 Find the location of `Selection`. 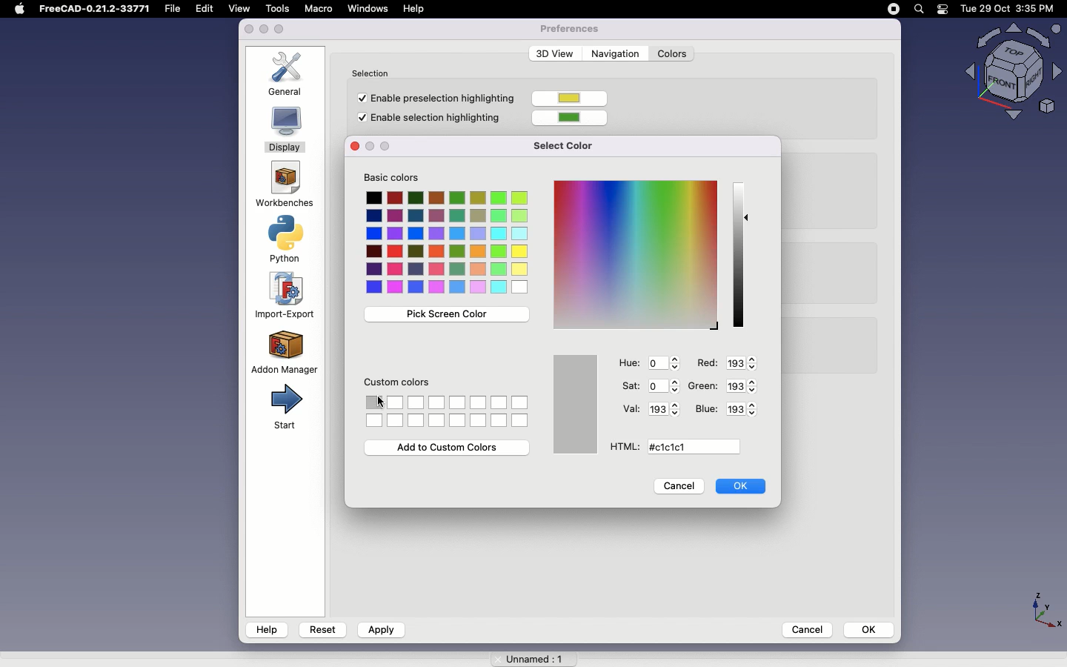

Selection is located at coordinates (374, 71).